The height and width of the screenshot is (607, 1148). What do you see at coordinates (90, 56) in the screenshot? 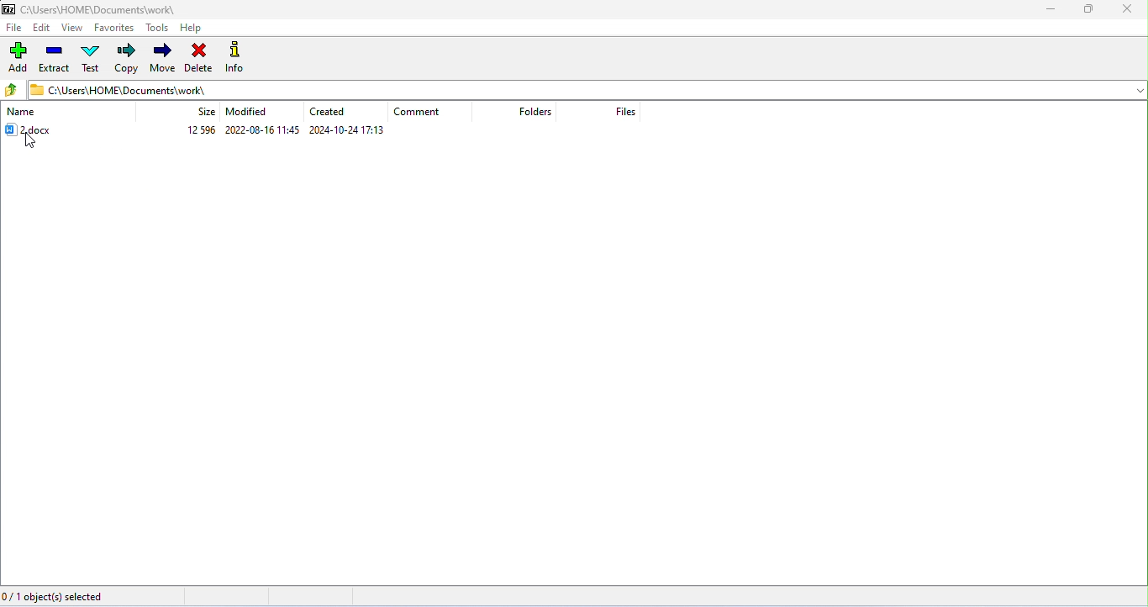
I see `text` at bounding box center [90, 56].